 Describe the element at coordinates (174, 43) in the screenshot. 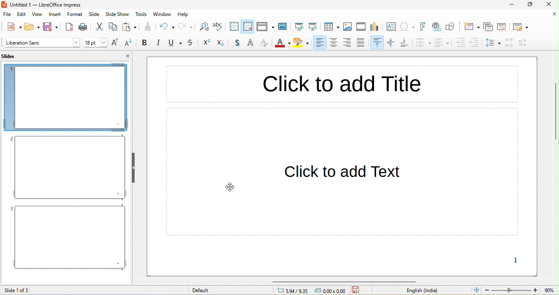

I see `underline` at that location.